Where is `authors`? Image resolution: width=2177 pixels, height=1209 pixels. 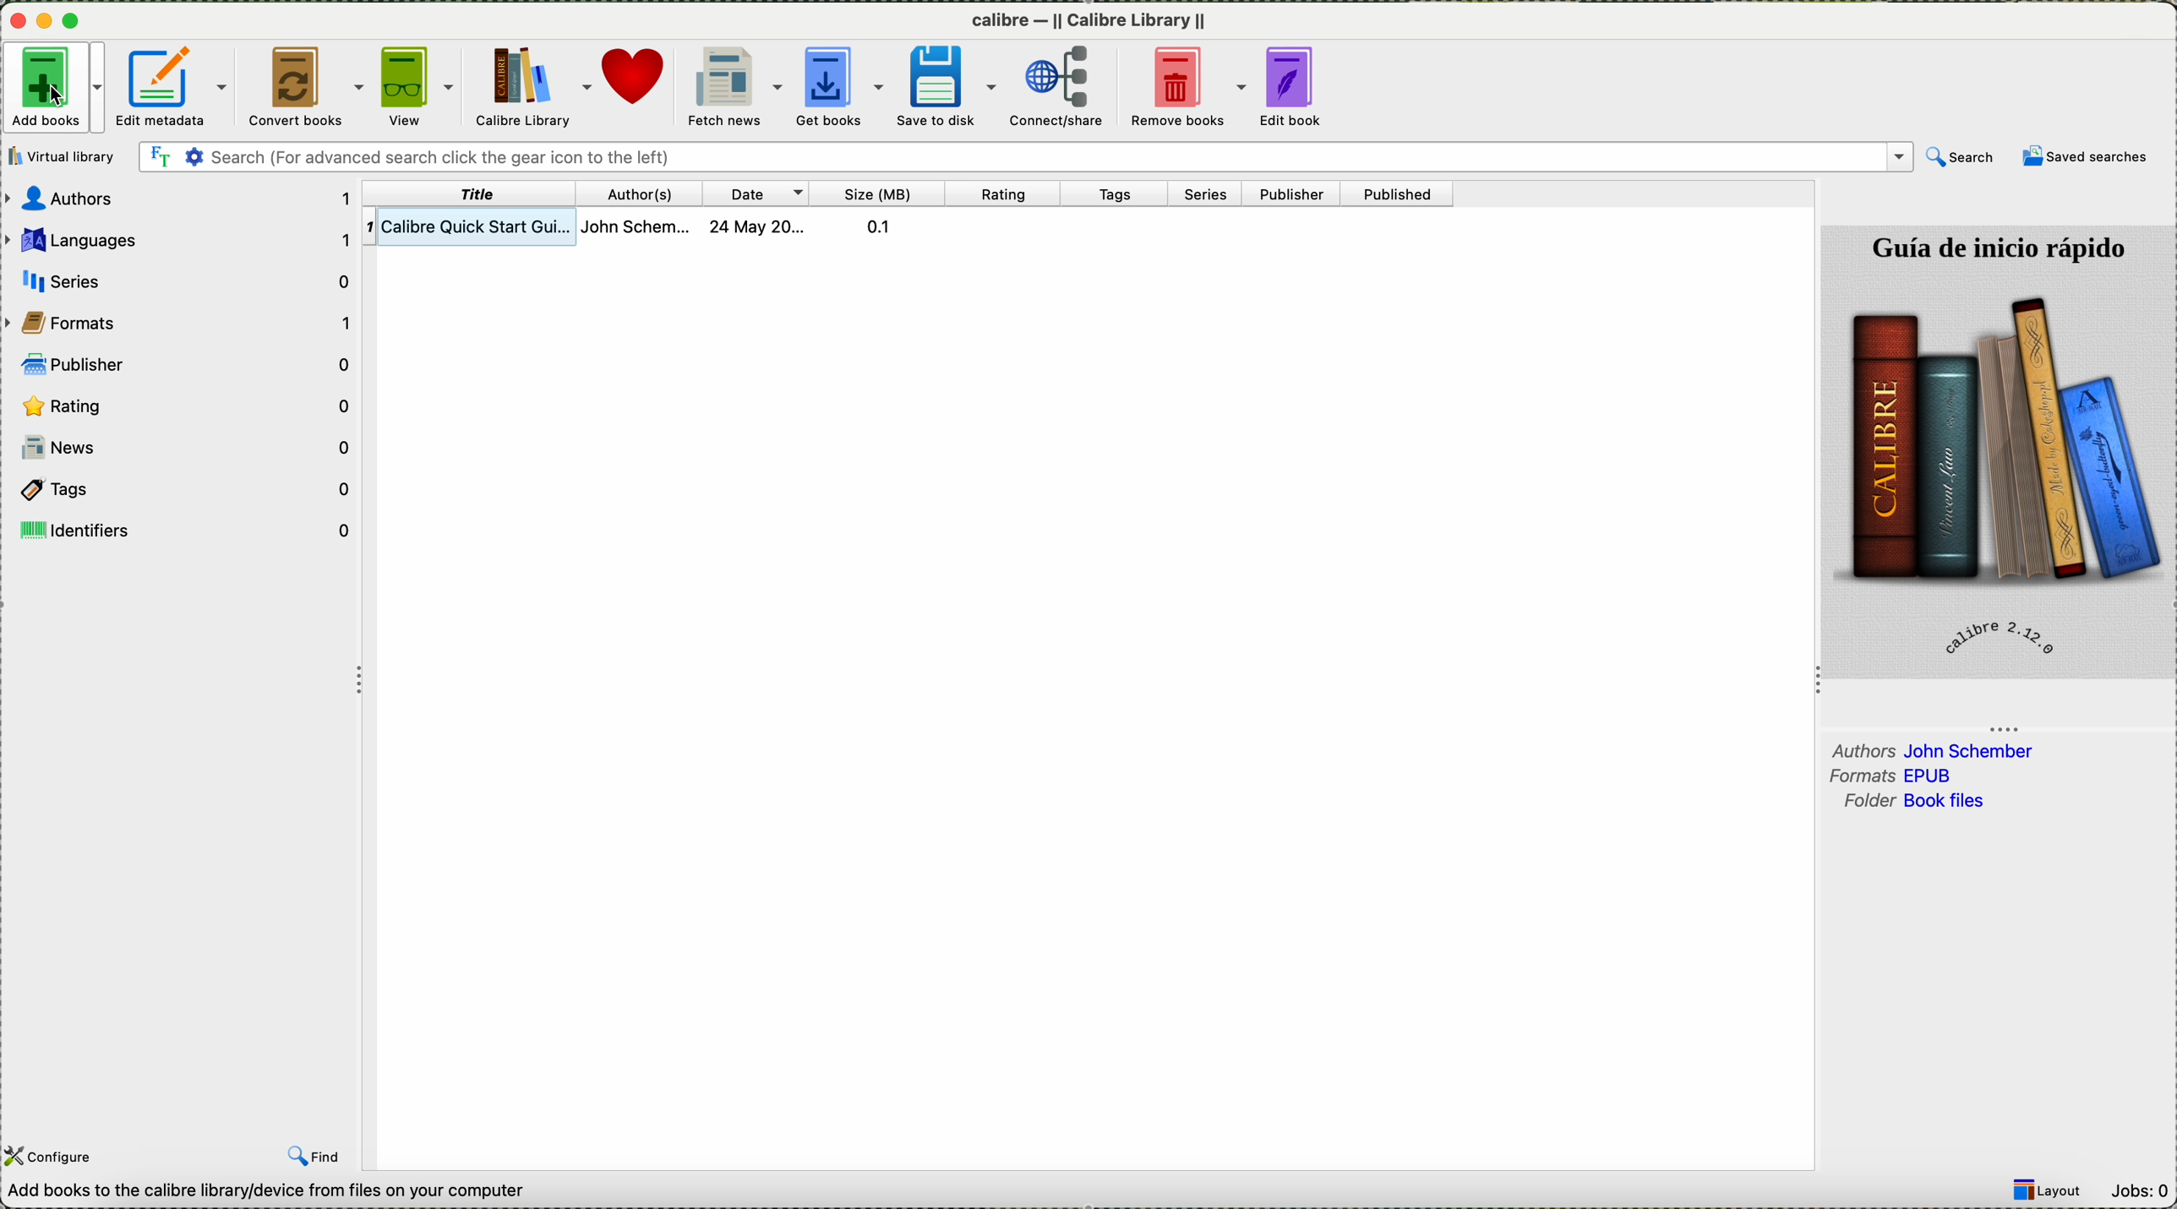
authors is located at coordinates (1934, 750).